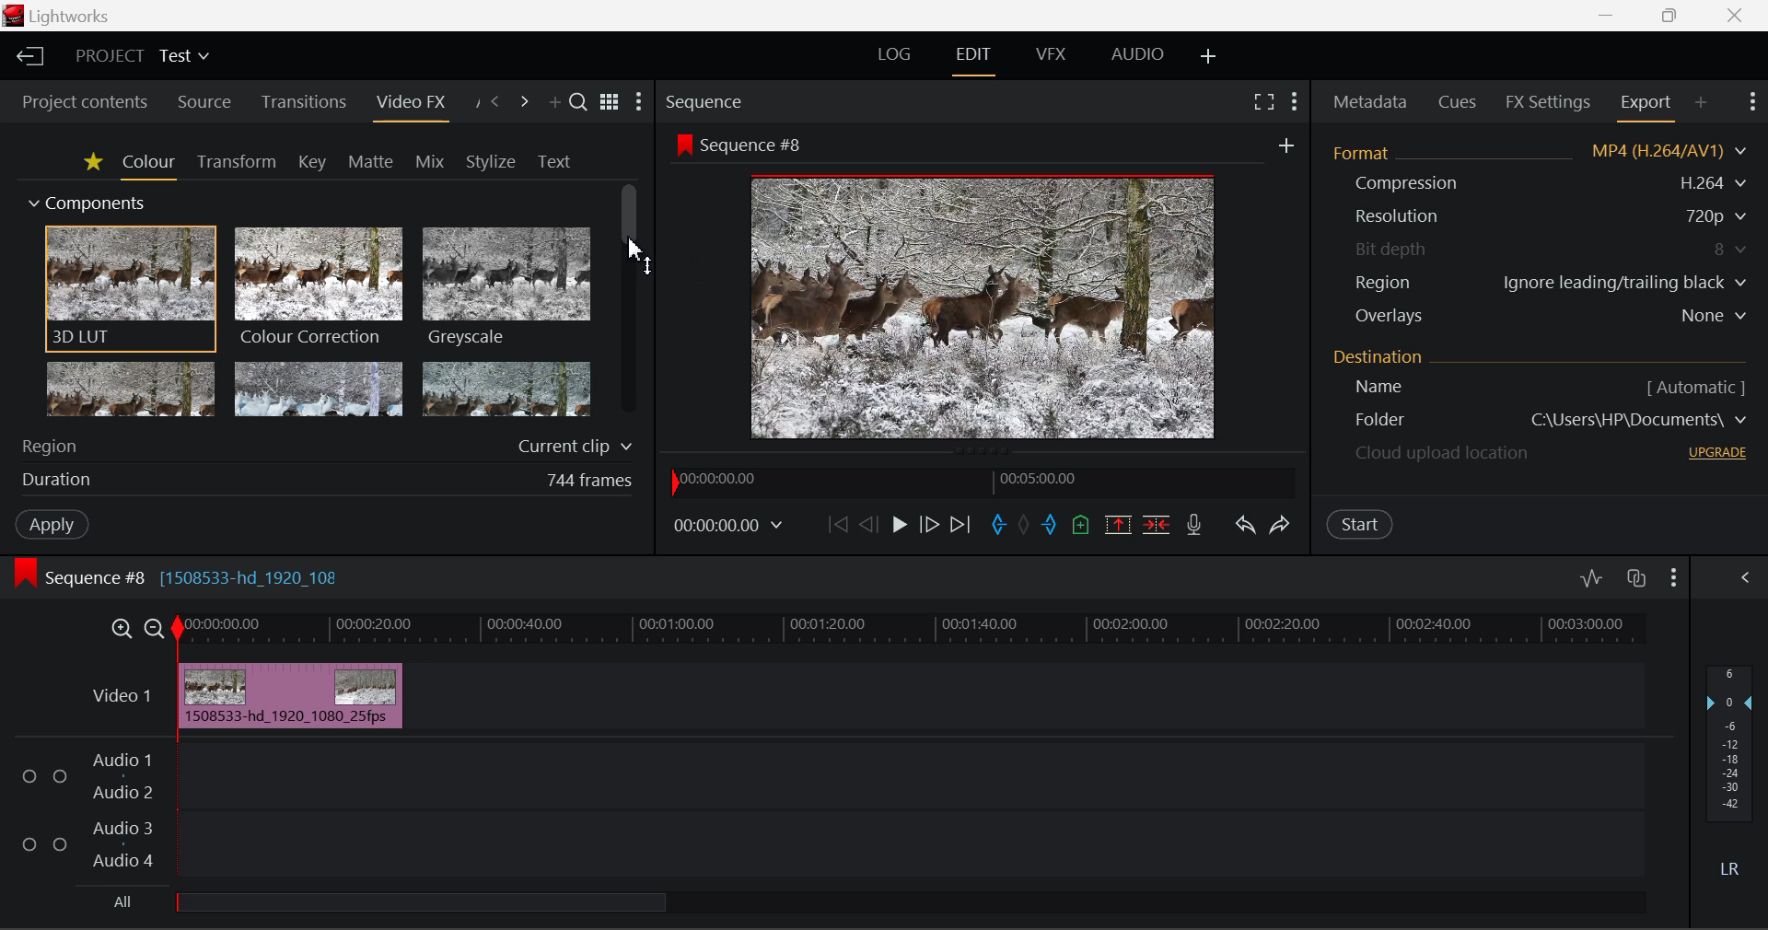 This screenshot has width=1768, height=930. I want to click on Mark Out, so click(1050, 529).